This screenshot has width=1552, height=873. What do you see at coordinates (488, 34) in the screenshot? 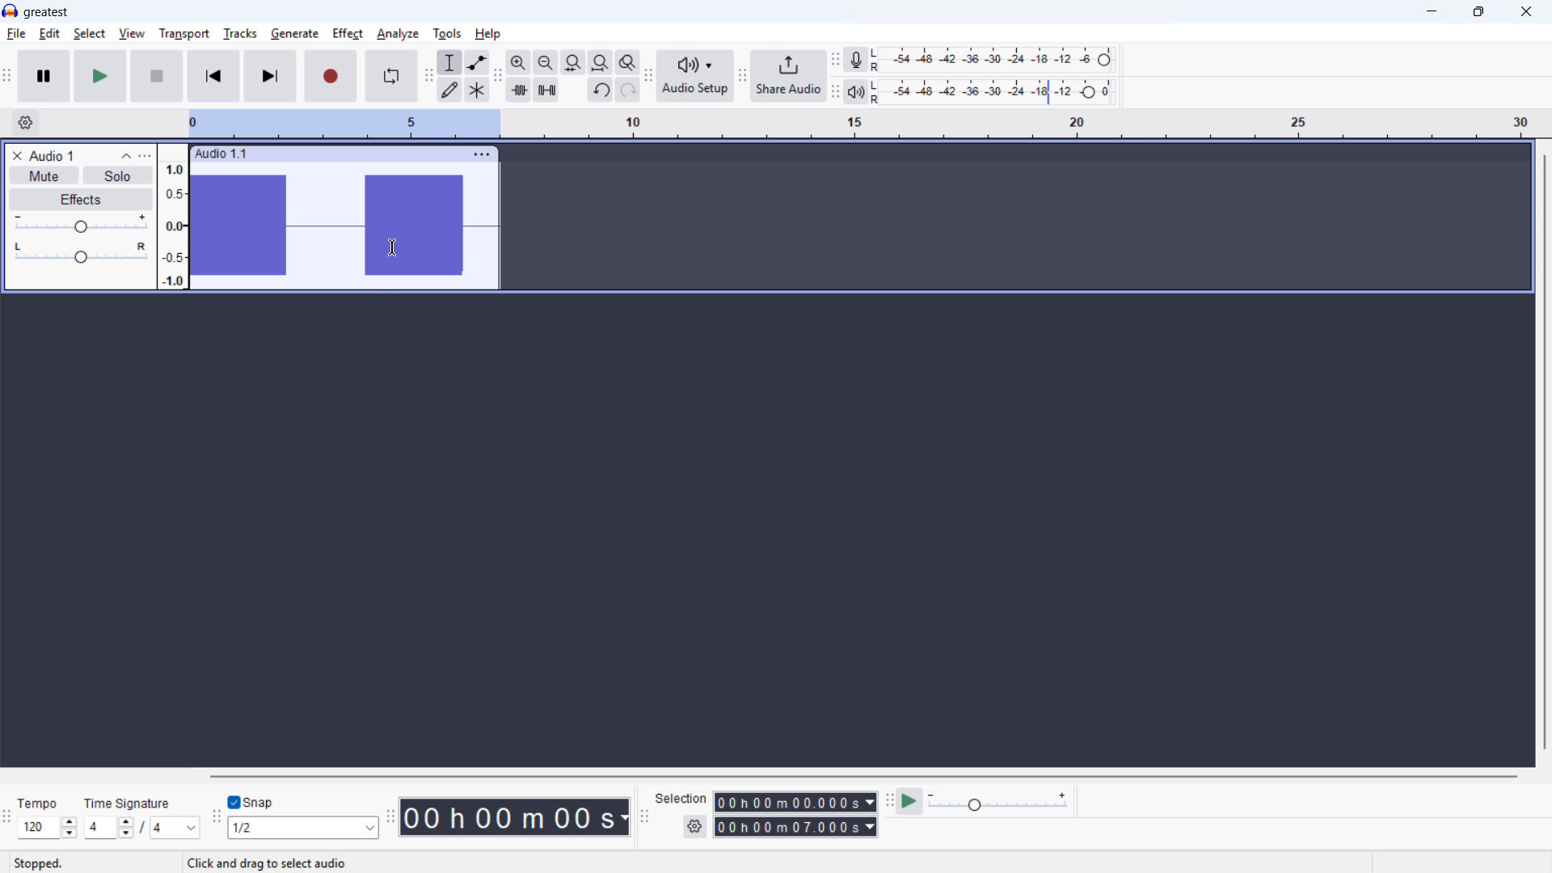
I see `help` at bounding box center [488, 34].